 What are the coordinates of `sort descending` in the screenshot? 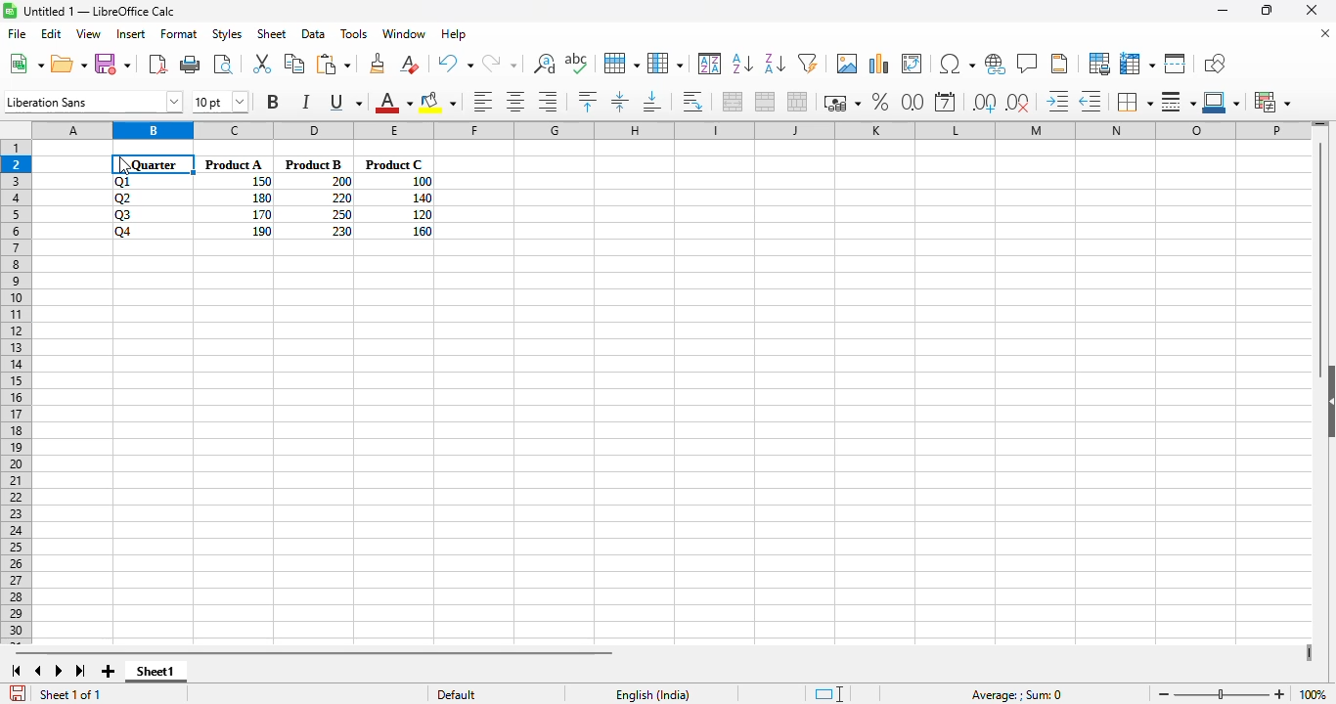 It's located at (776, 64).